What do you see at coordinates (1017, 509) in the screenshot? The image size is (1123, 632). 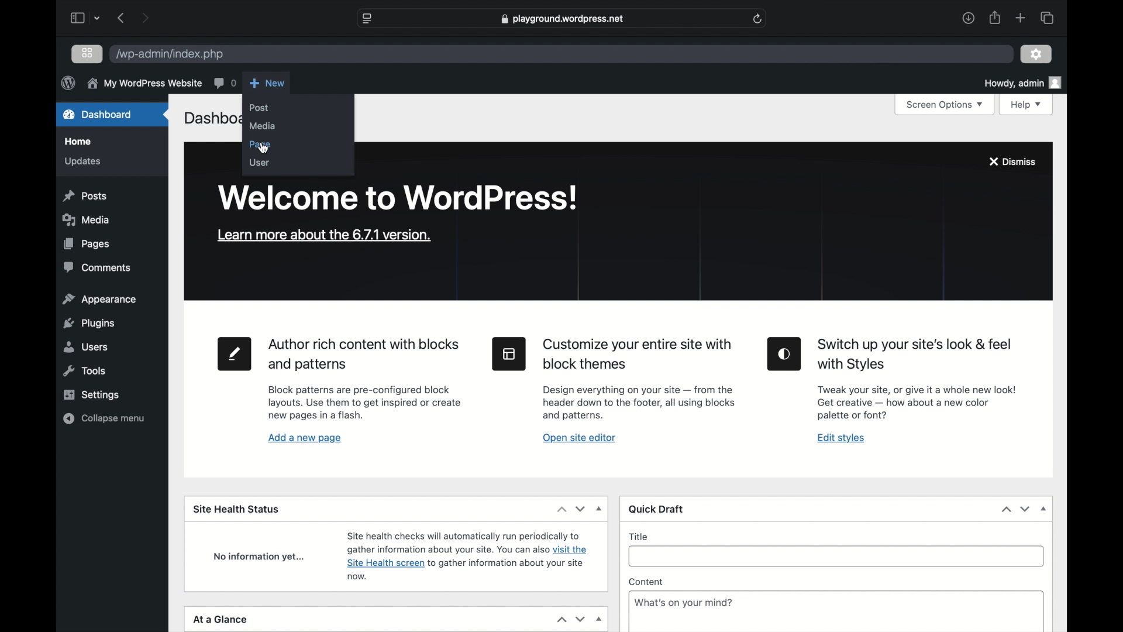 I see `stepper buttons` at bounding box center [1017, 509].